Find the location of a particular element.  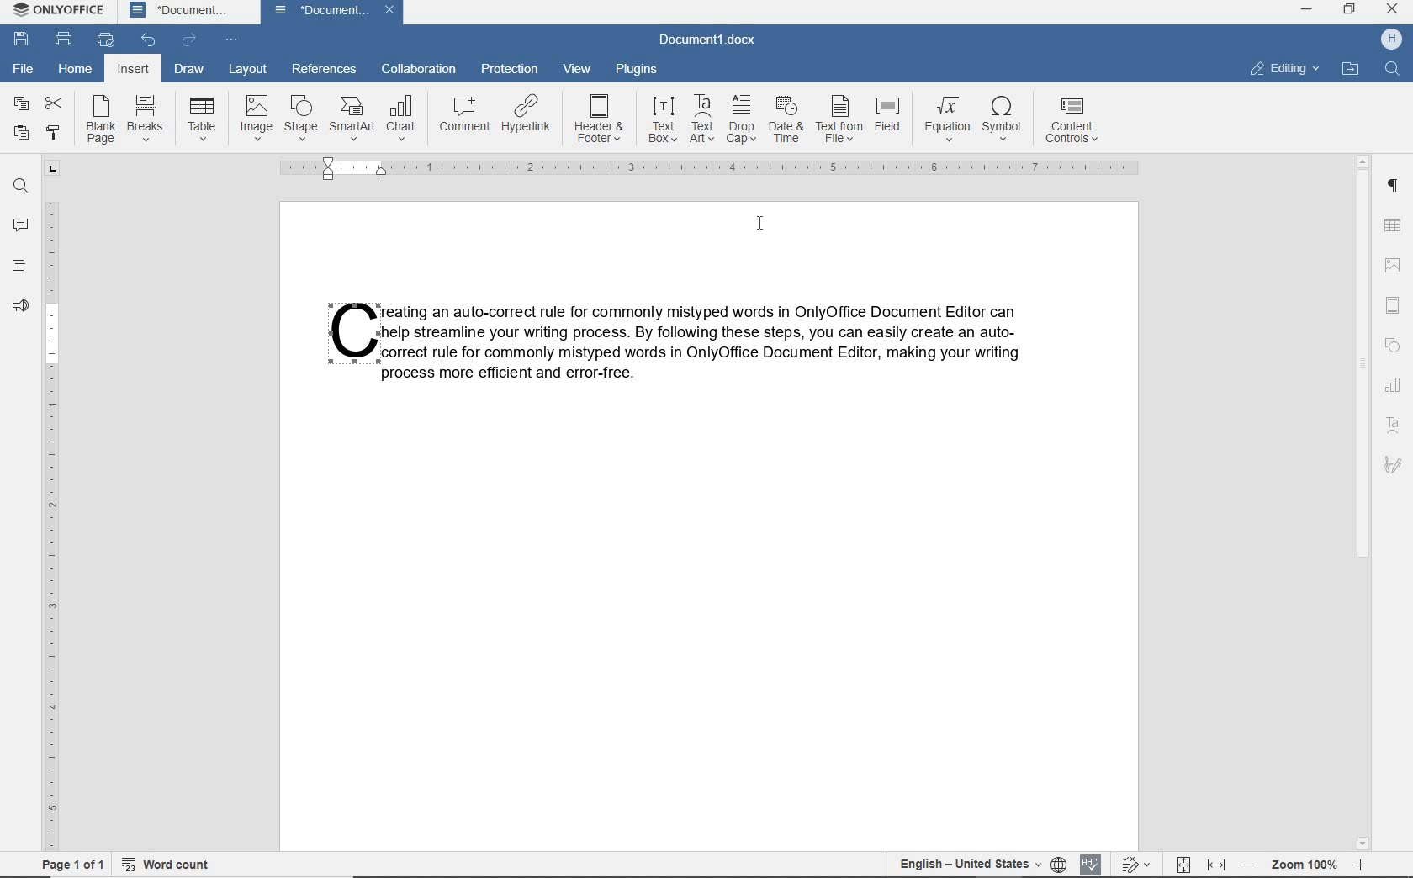

symbol is located at coordinates (1006, 123).